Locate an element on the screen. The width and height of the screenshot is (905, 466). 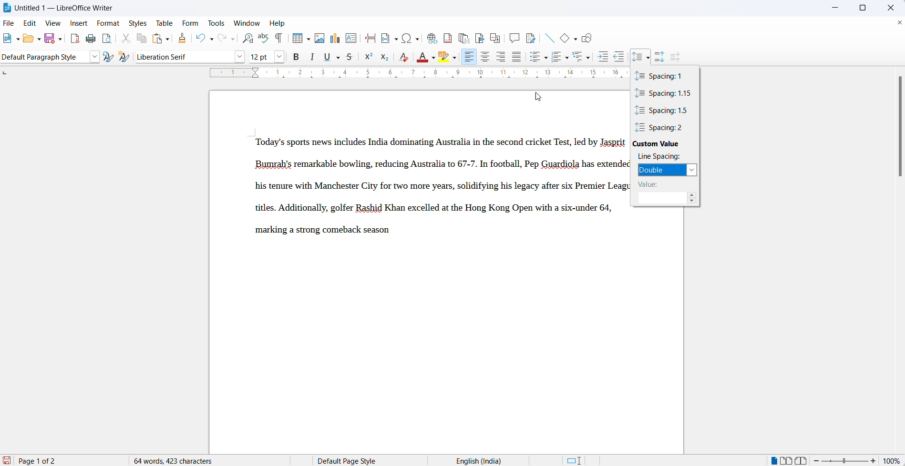
format is located at coordinates (110, 22).